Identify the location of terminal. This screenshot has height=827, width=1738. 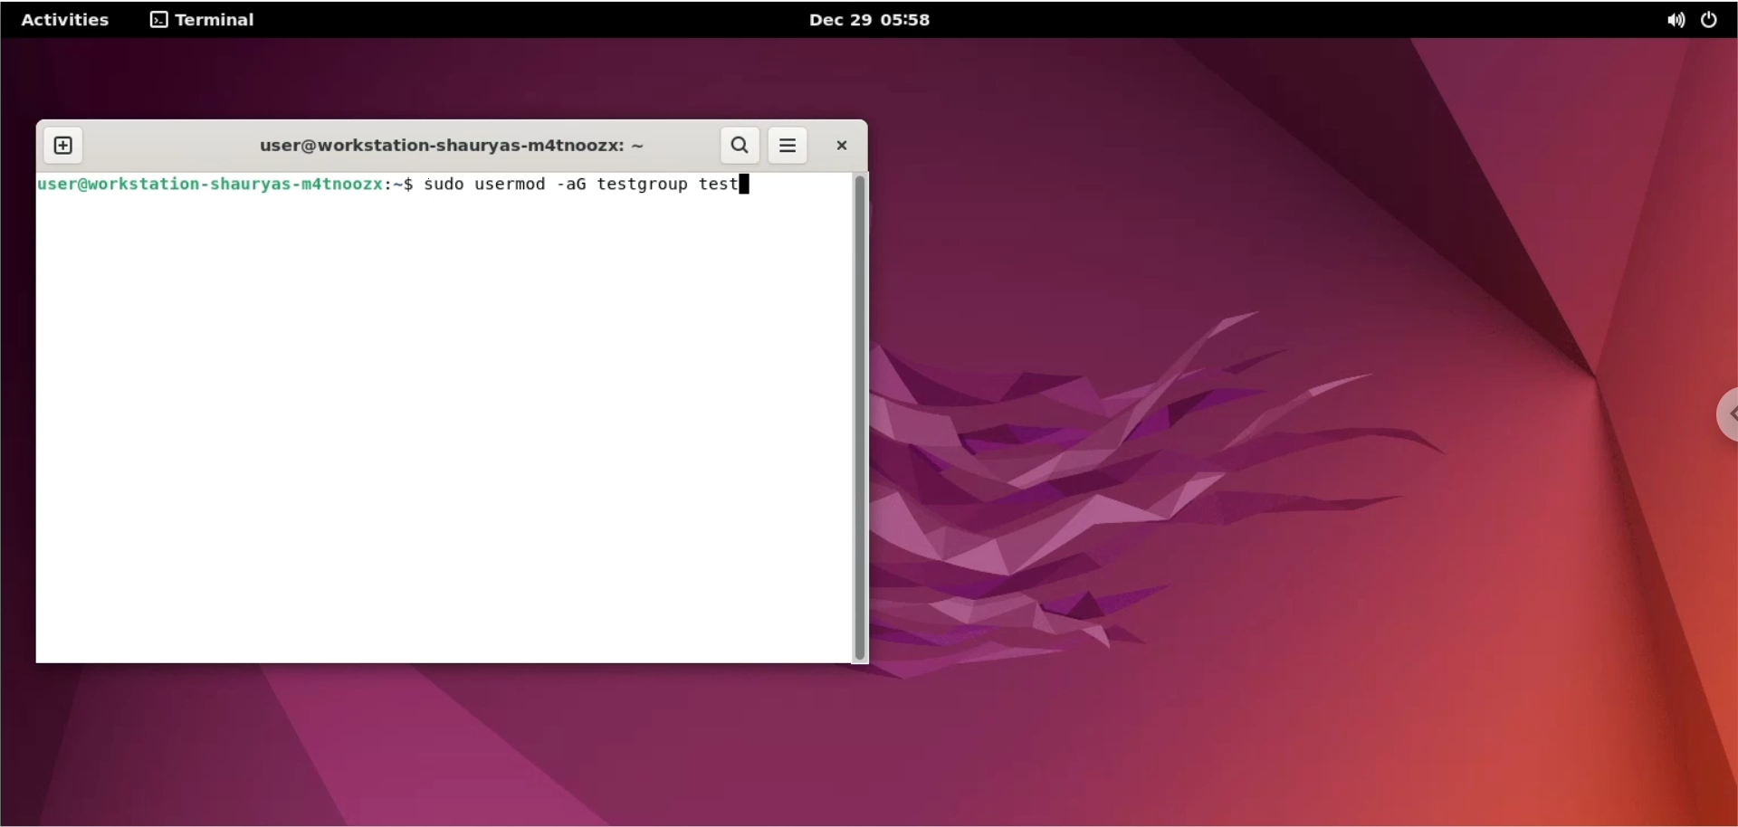
(205, 22).